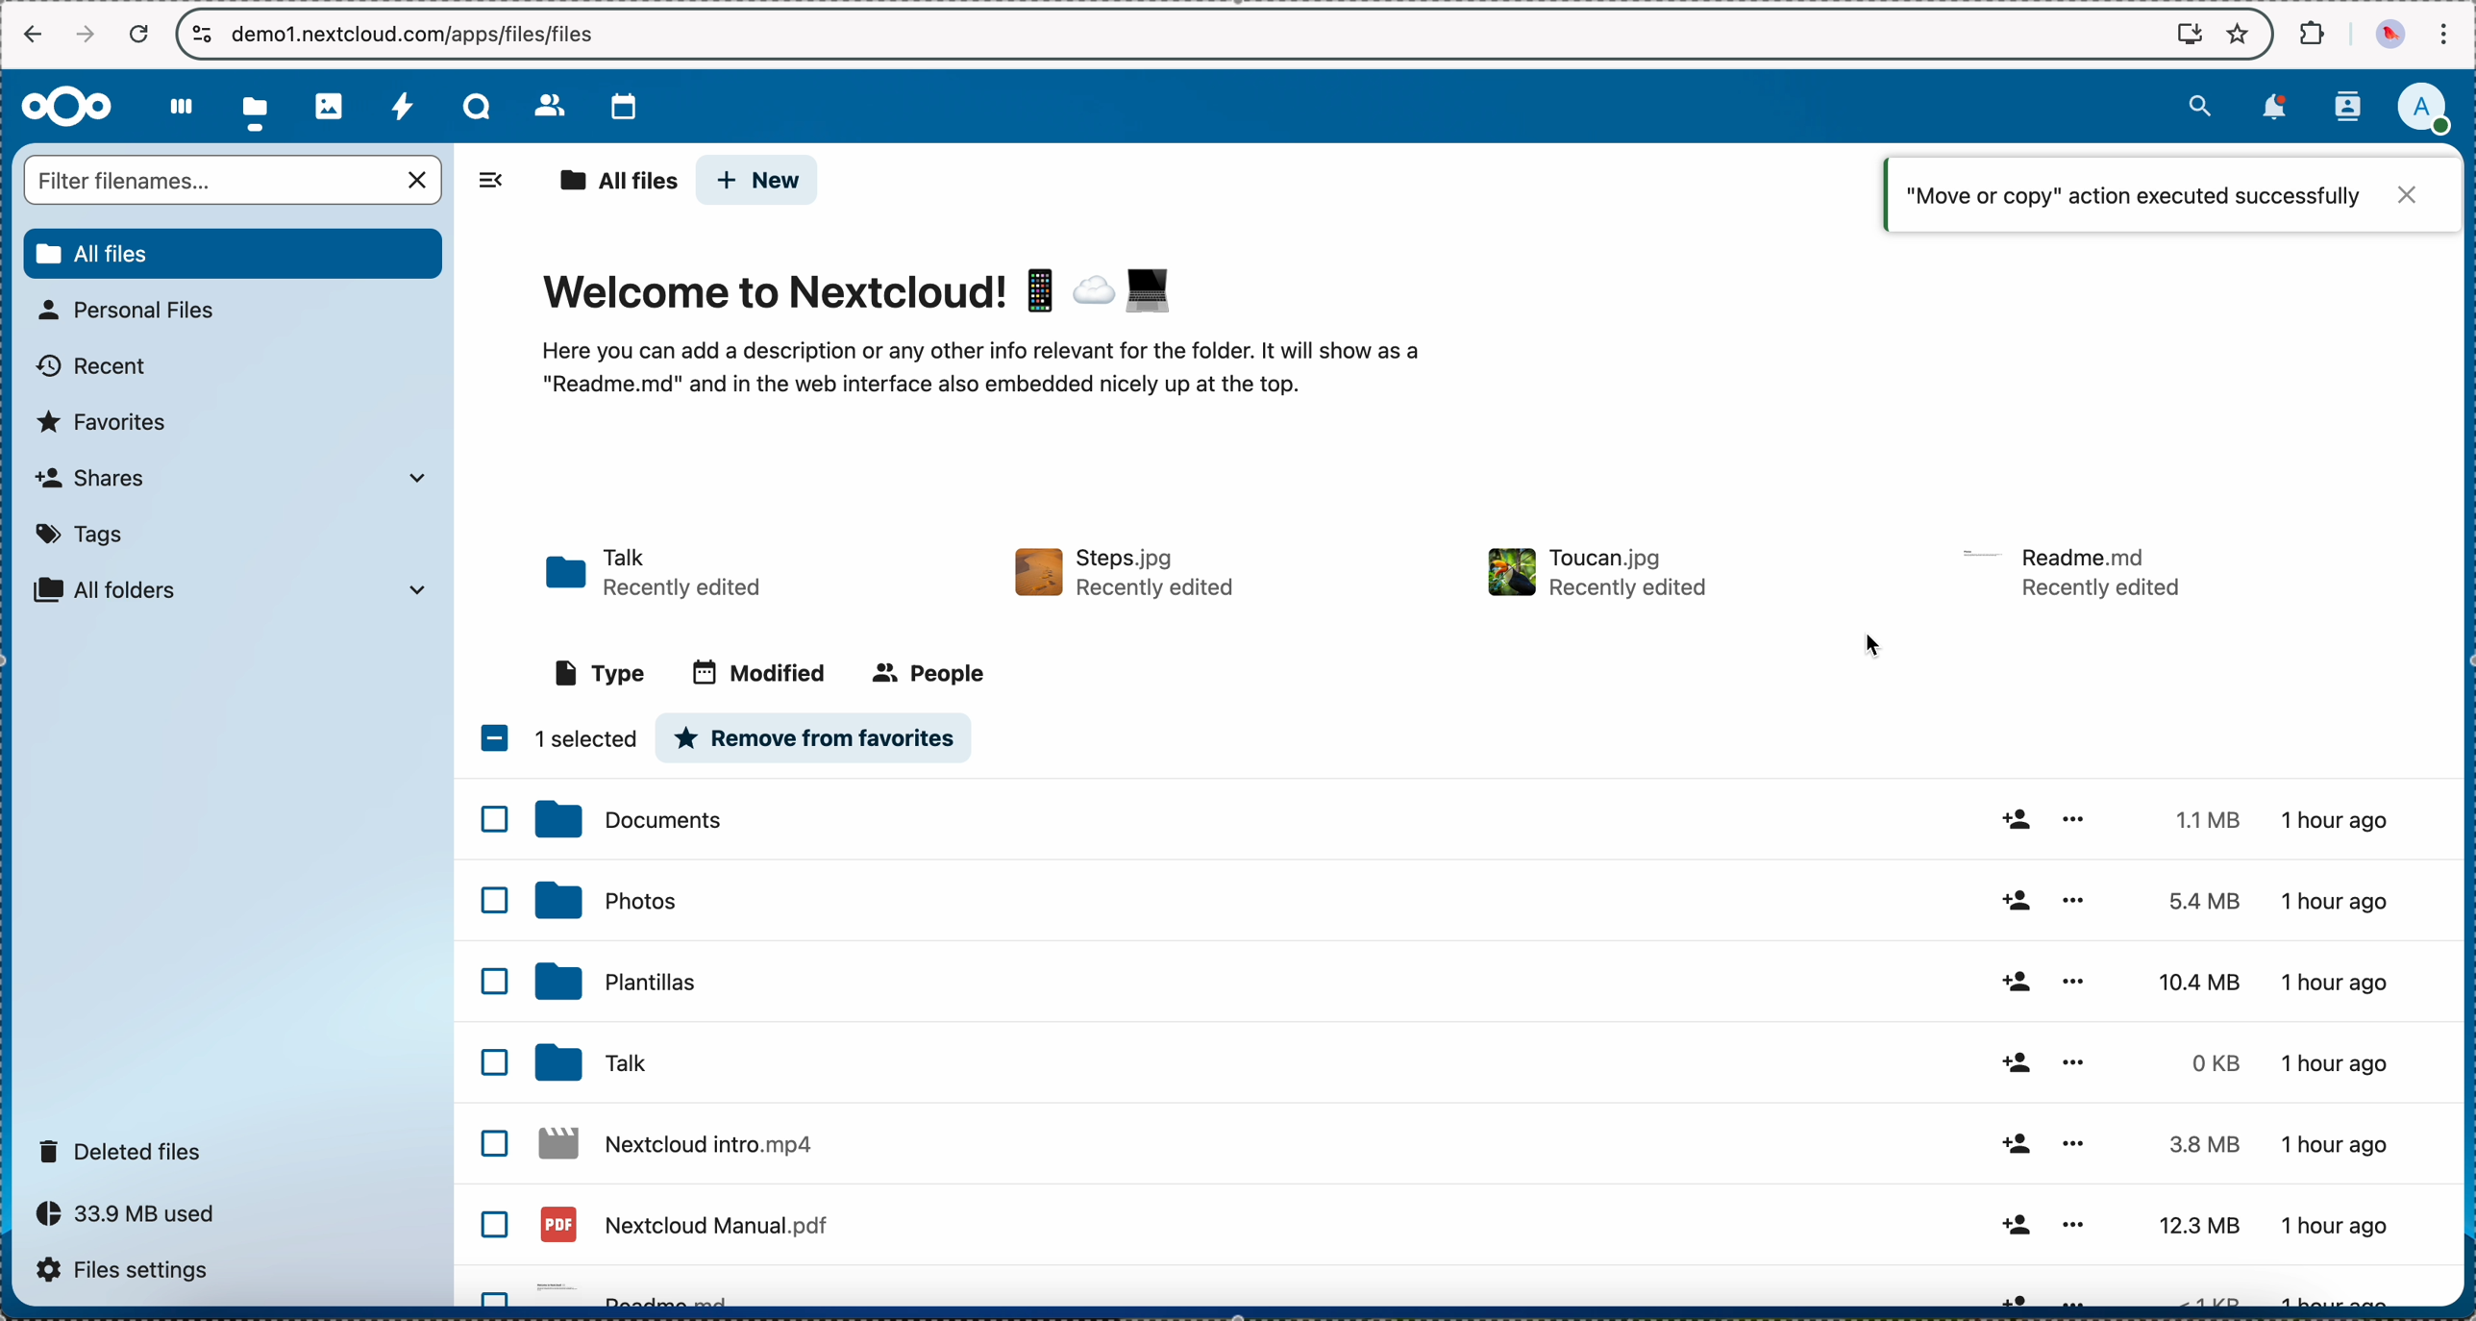 The image size is (2476, 1321). Describe the element at coordinates (1473, 1229) in the screenshot. I see `file` at that location.